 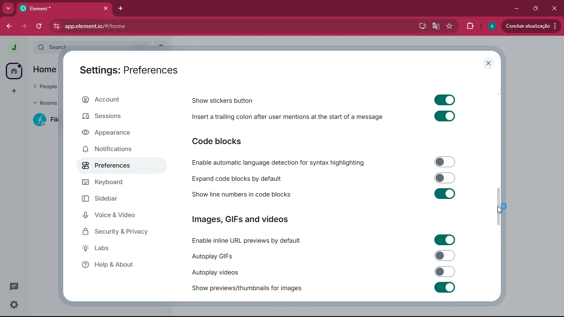 I want to click on Enable automatic language detection for syntax highlighting, so click(x=277, y=162).